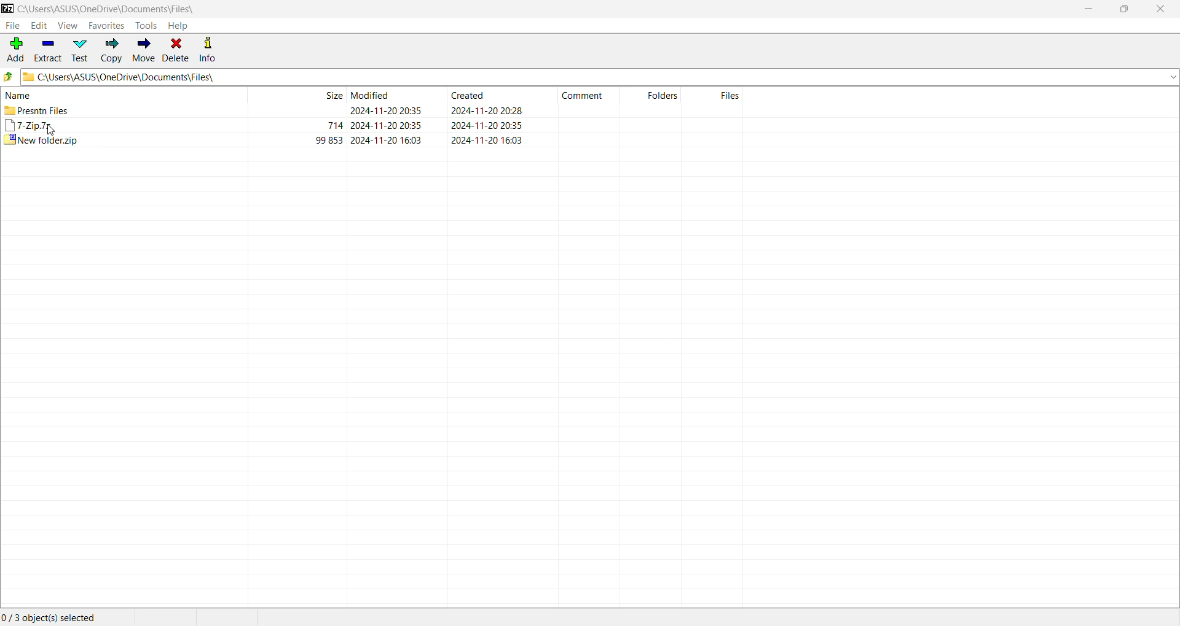  Describe the element at coordinates (79, 50) in the screenshot. I see `Test` at that location.